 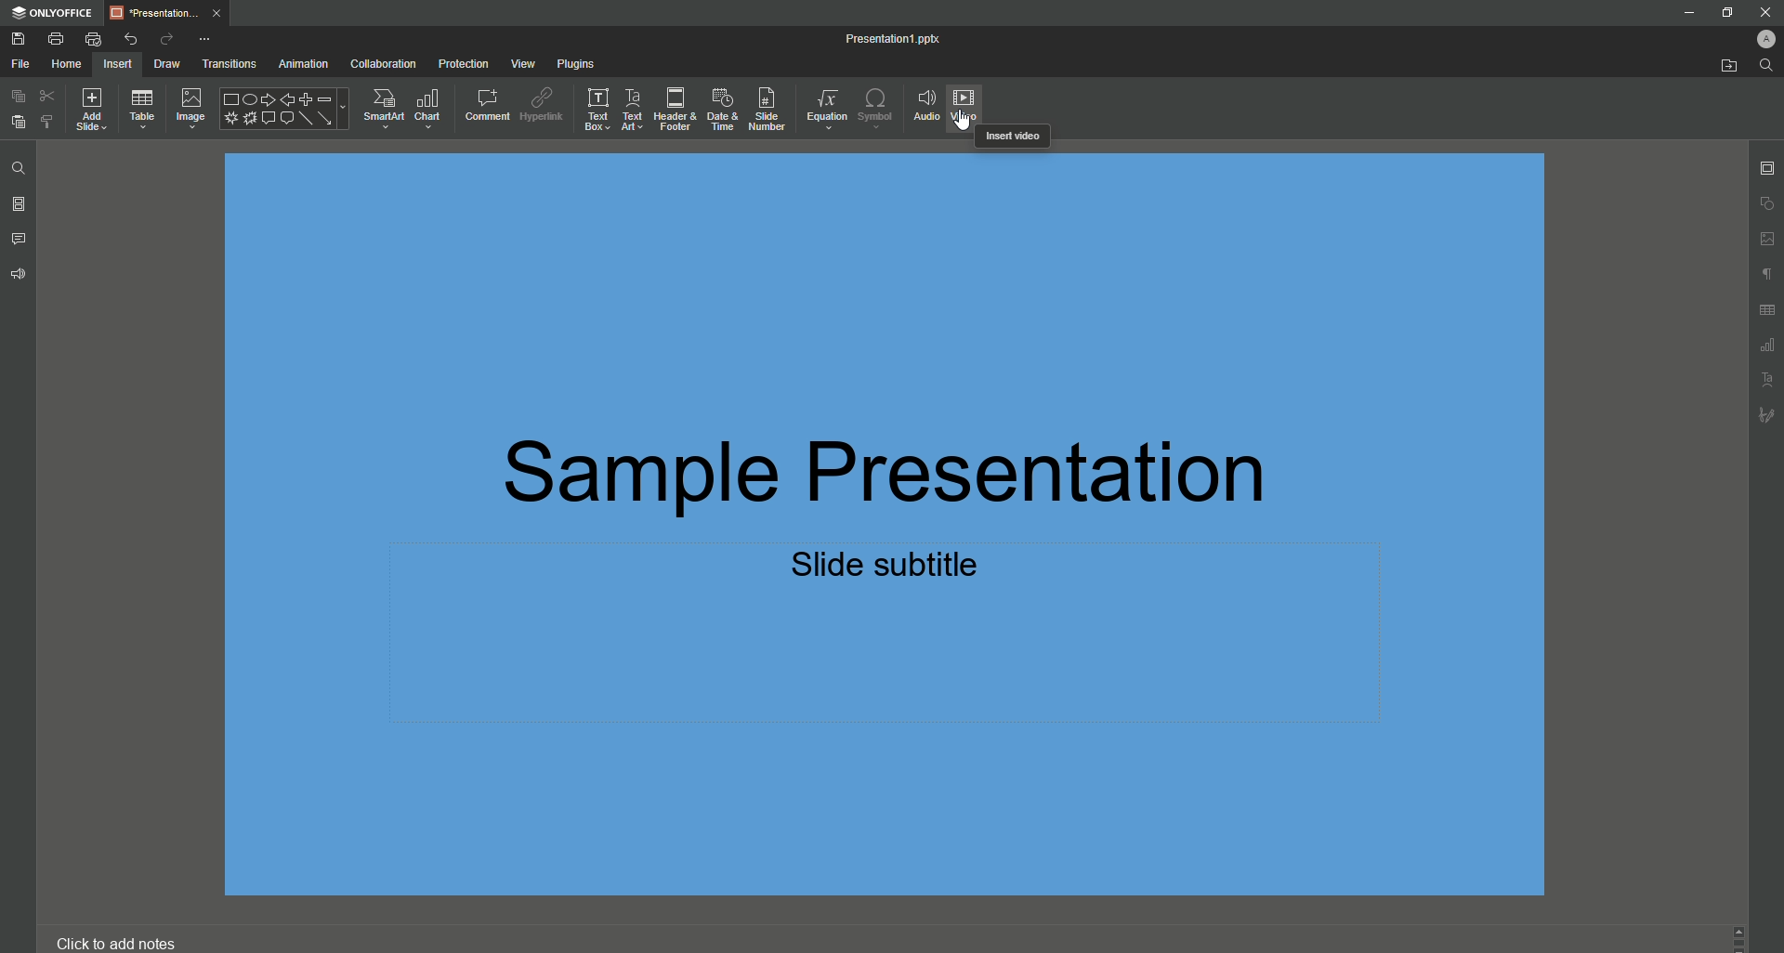 I want to click on Save, so click(x=17, y=39).